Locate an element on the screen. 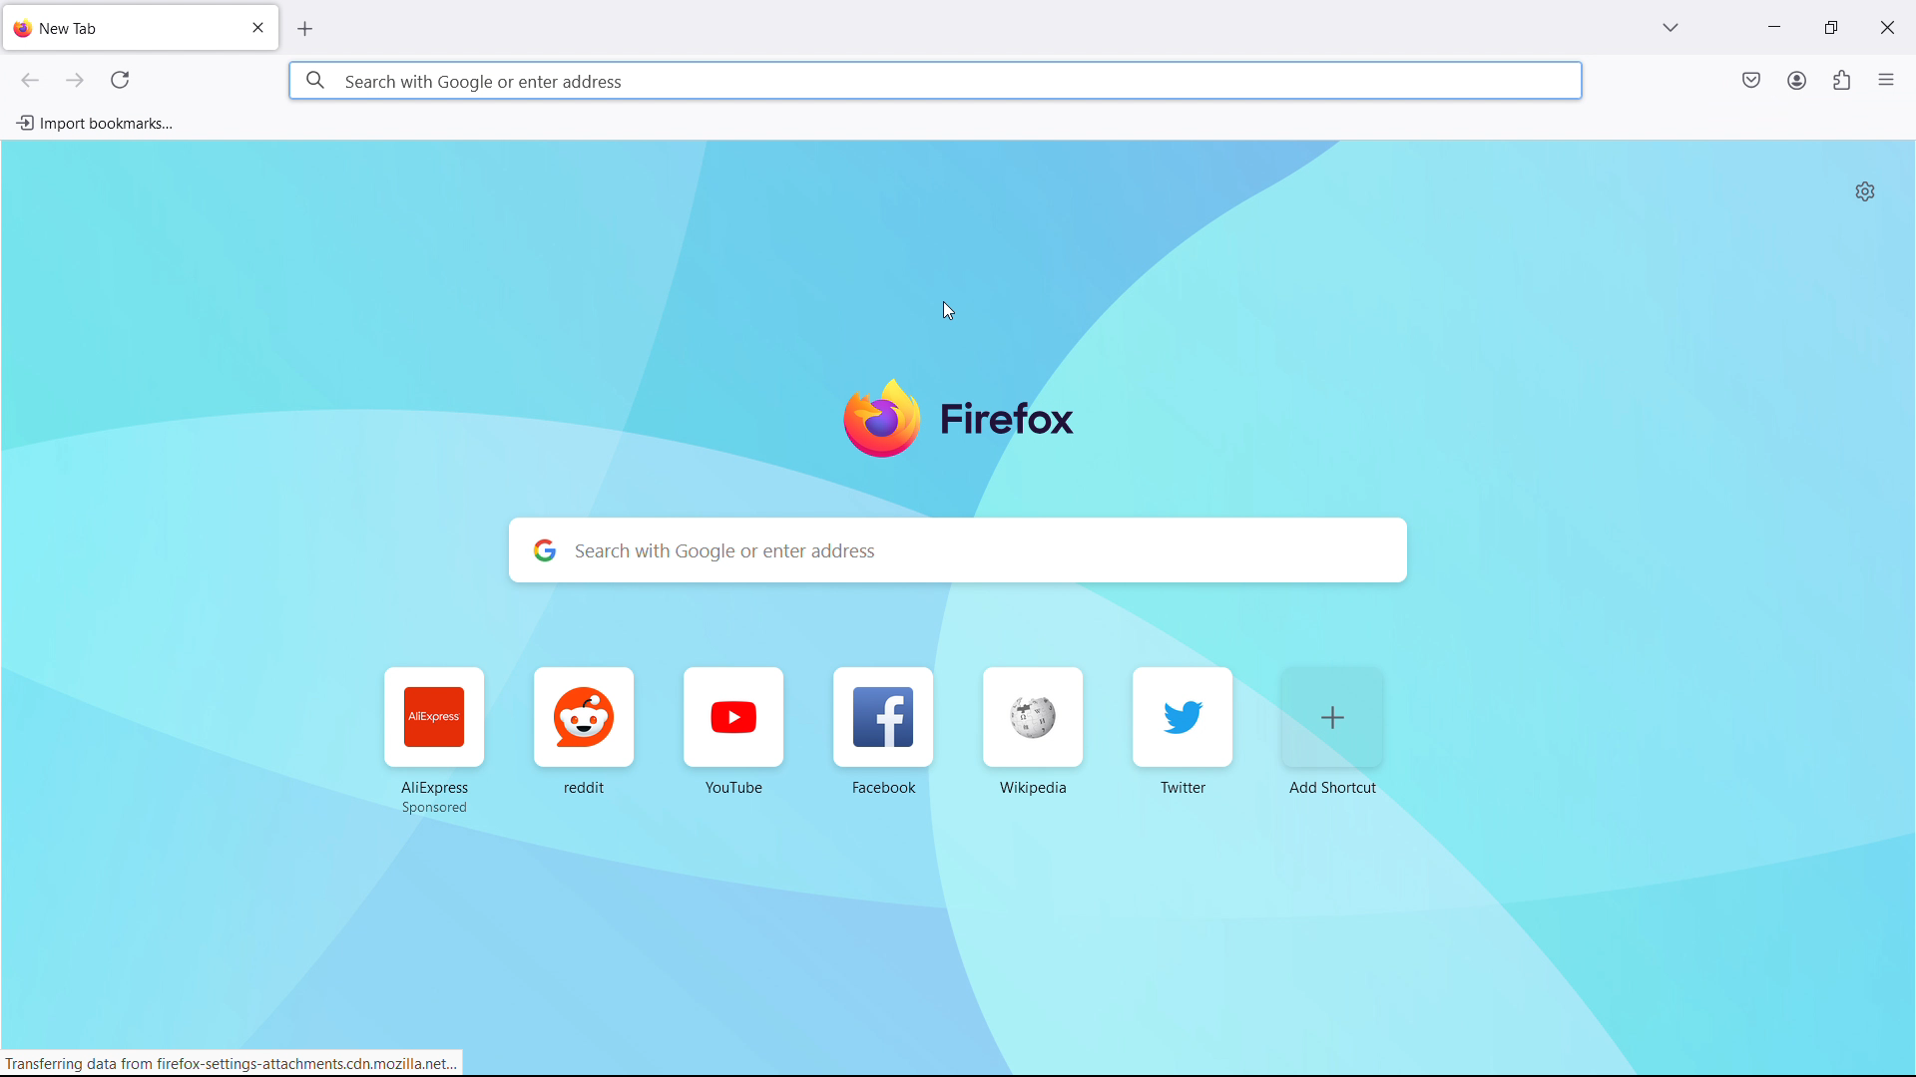  account is located at coordinates (1796, 79).